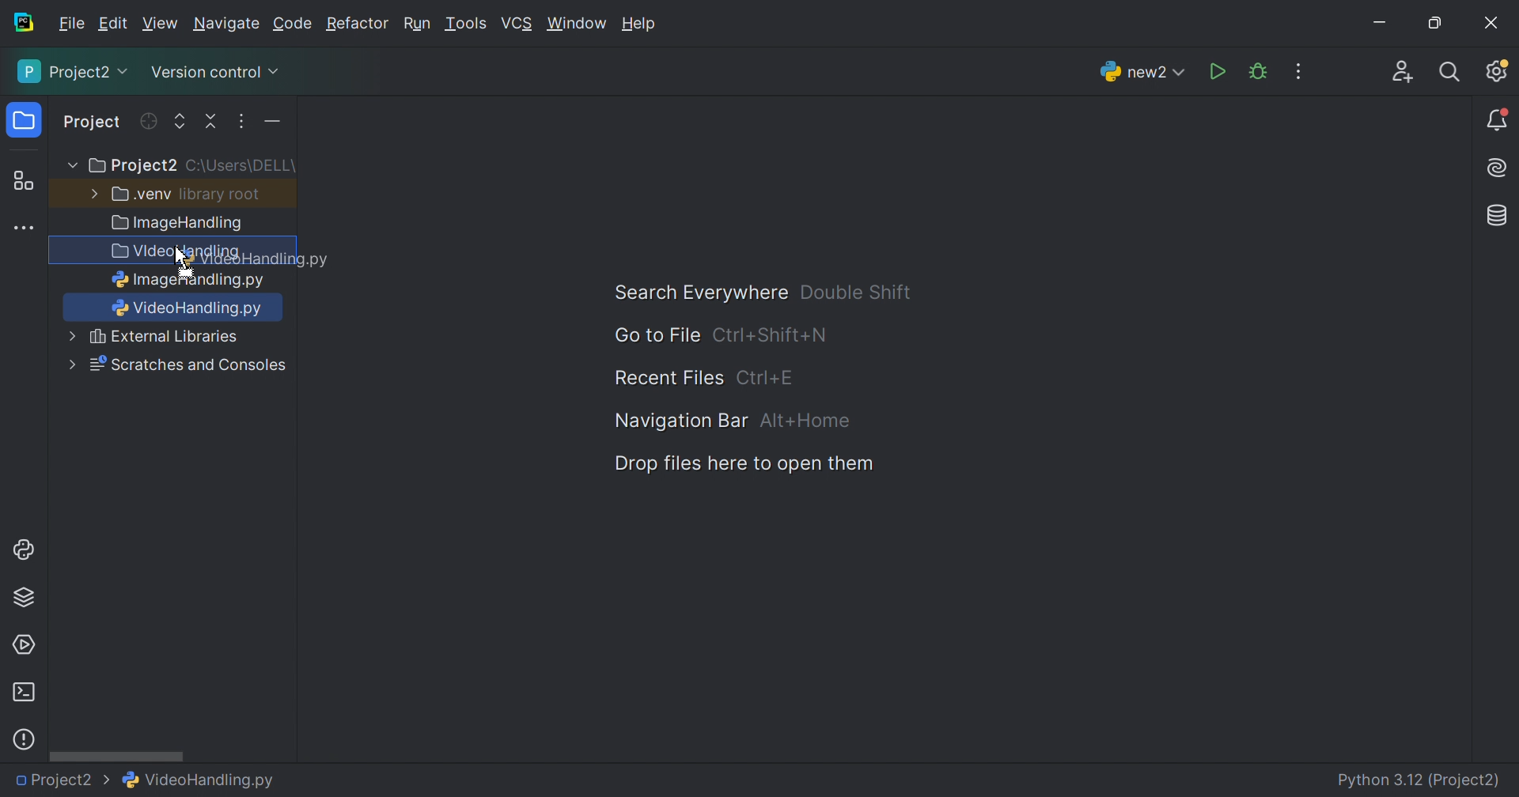 The height and width of the screenshot is (797, 1519). Describe the element at coordinates (1496, 70) in the screenshot. I see `Updates available. IDE and Project Settings.` at that location.